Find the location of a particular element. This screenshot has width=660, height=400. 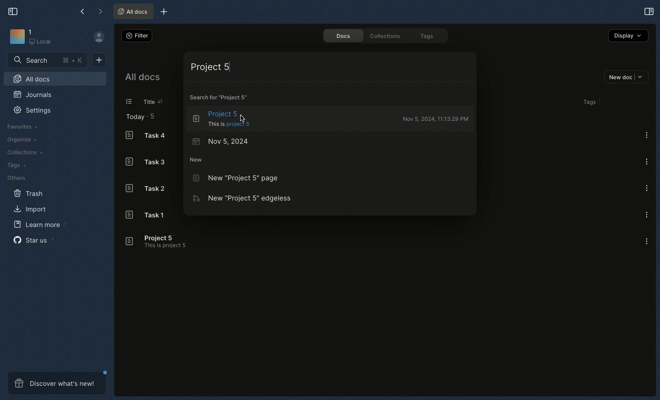

Project 5 is located at coordinates (330, 118).